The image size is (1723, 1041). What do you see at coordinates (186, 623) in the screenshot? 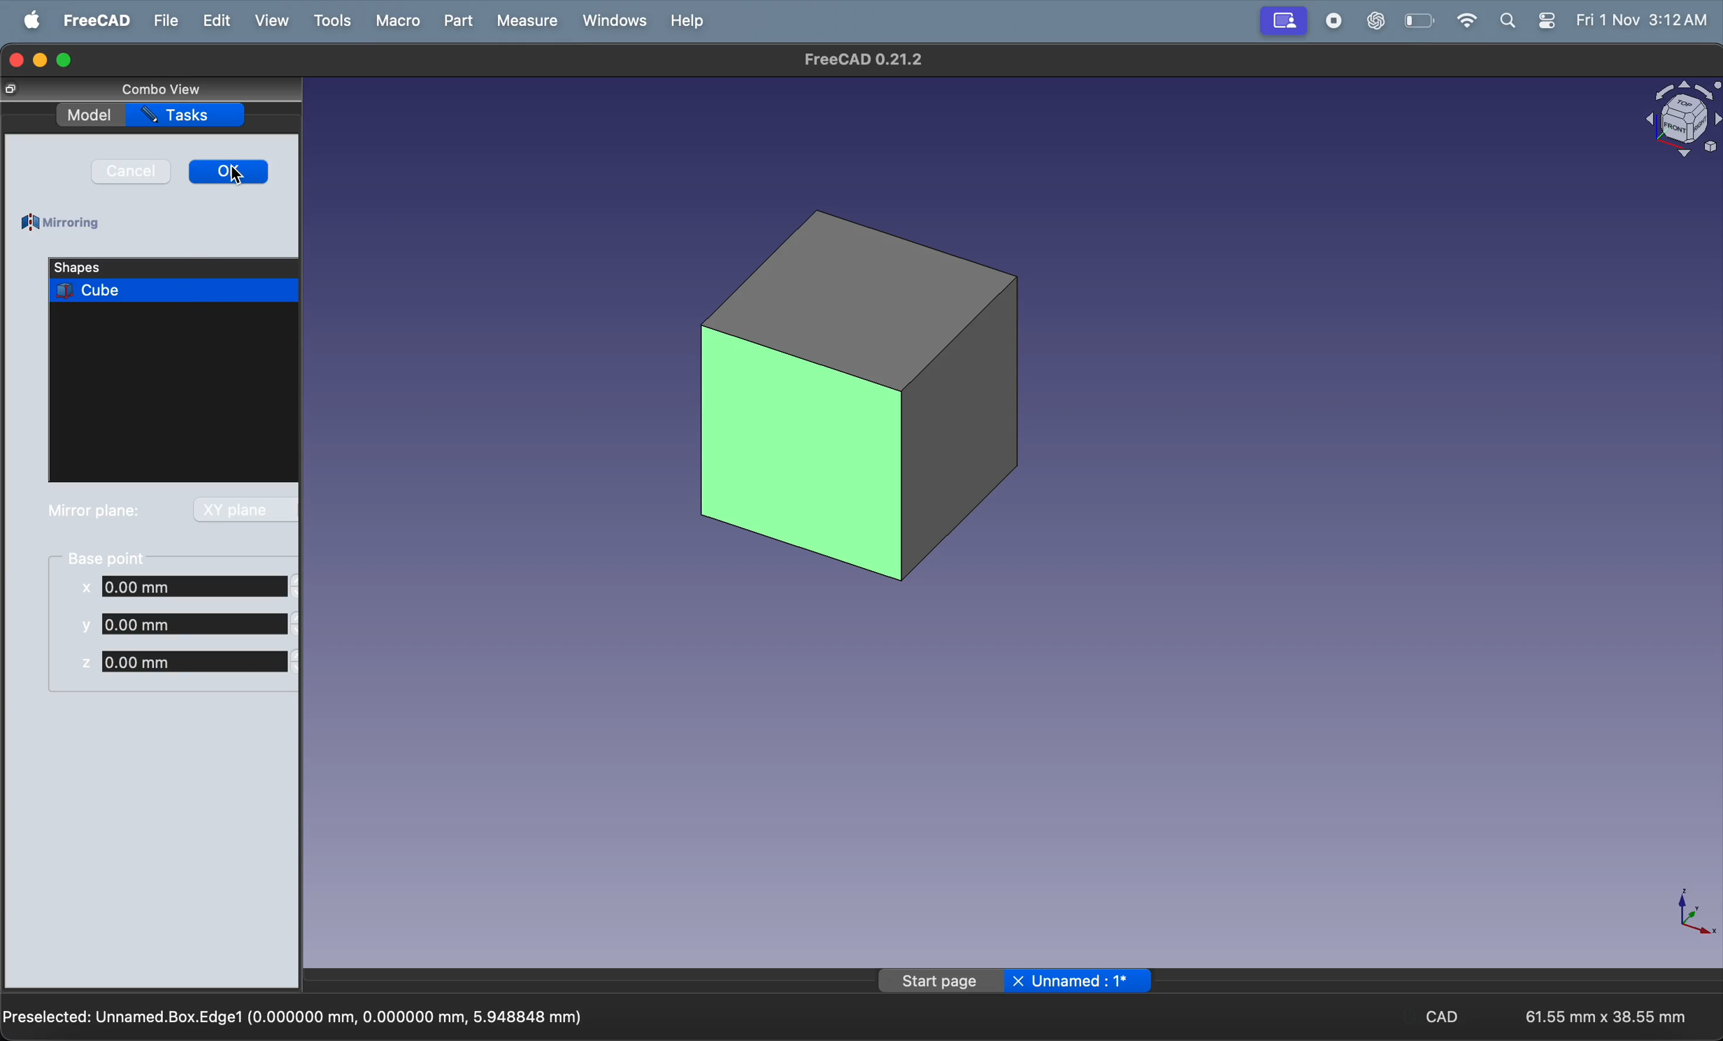
I see `y cordinate` at bounding box center [186, 623].